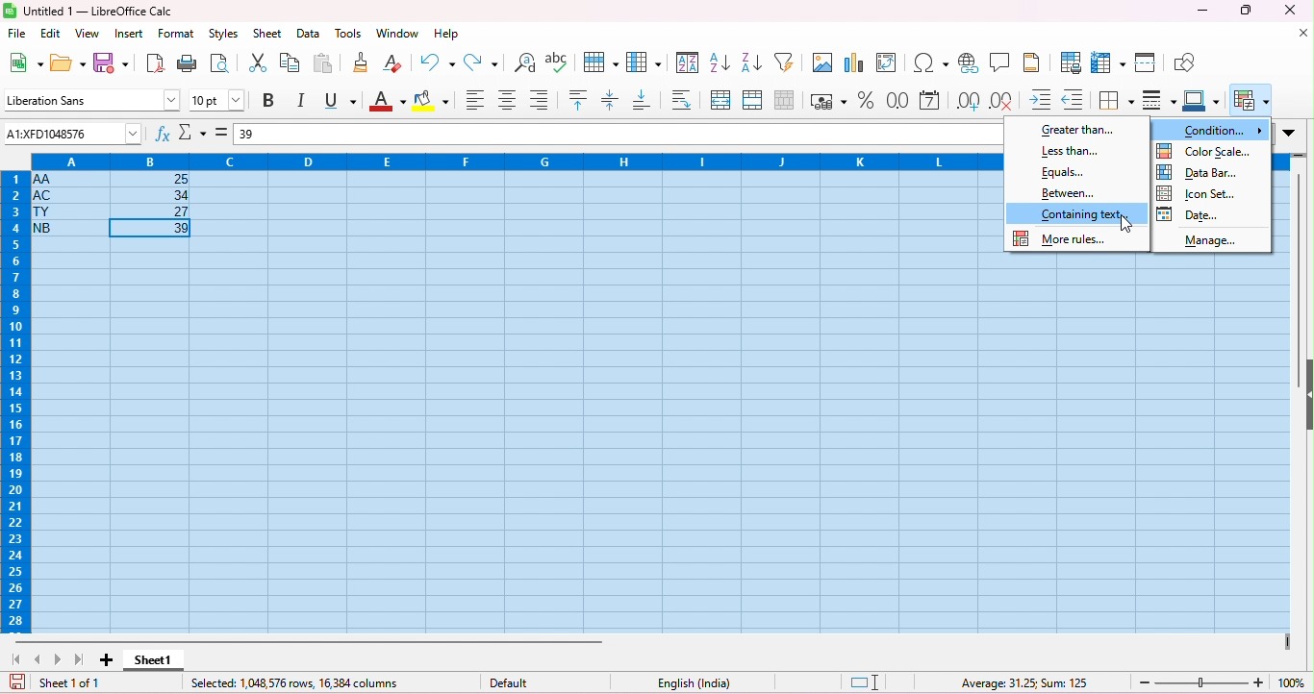 This screenshot has width=1314, height=694. I want to click on font size, so click(217, 100).